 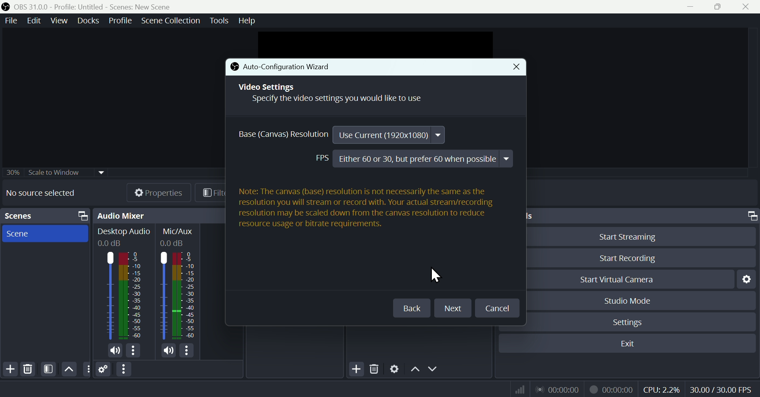 What do you see at coordinates (638, 321) in the screenshot?
I see `Settings` at bounding box center [638, 321].